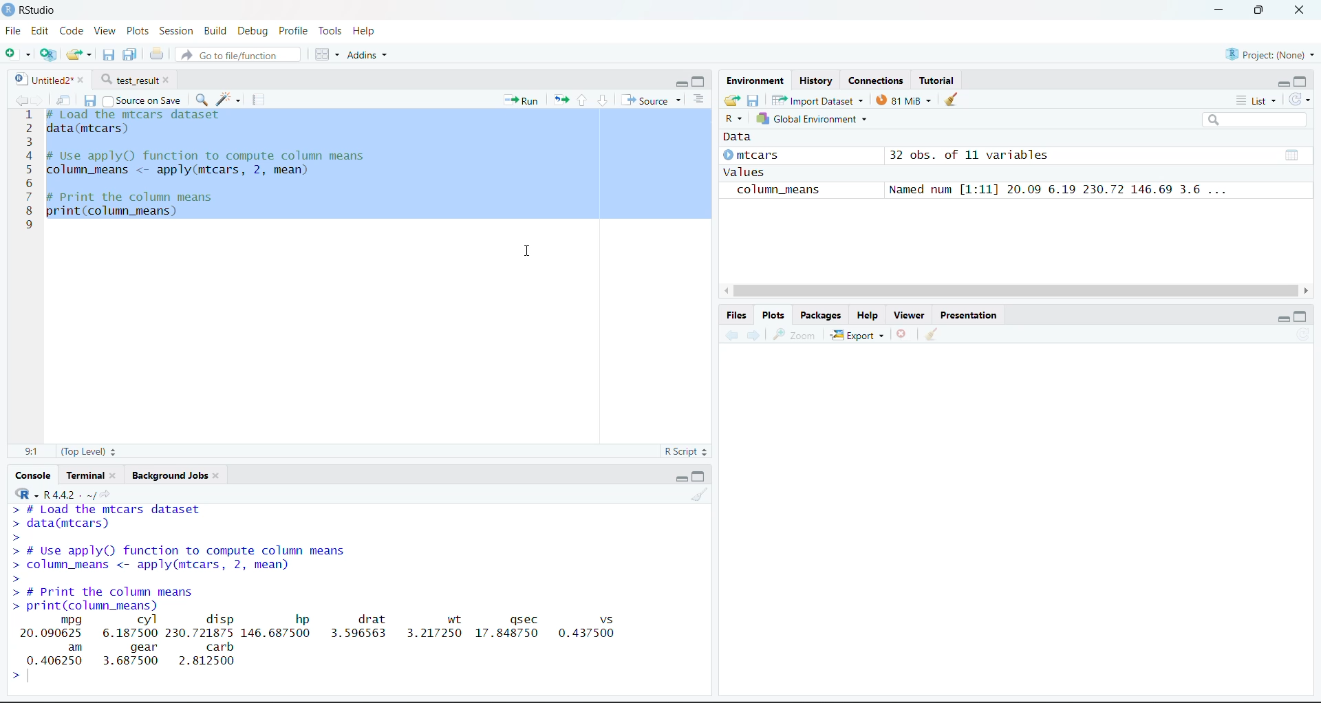  Describe the element at coordinates (1256, 100) in the screenshot. I see `List` at that location.